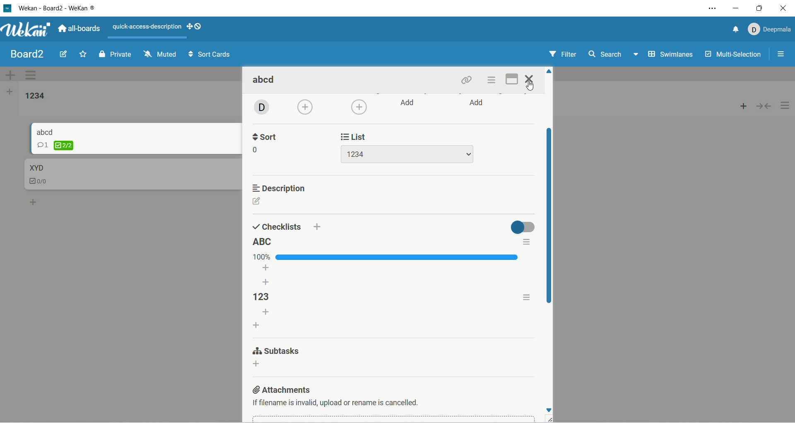 The width and height of the screenshot is (795, 423). Describe the element at coordinates (194, 26) in the screenshot. I see `SHOW-DESKTOP-DRAG-HANDLES` at that location.